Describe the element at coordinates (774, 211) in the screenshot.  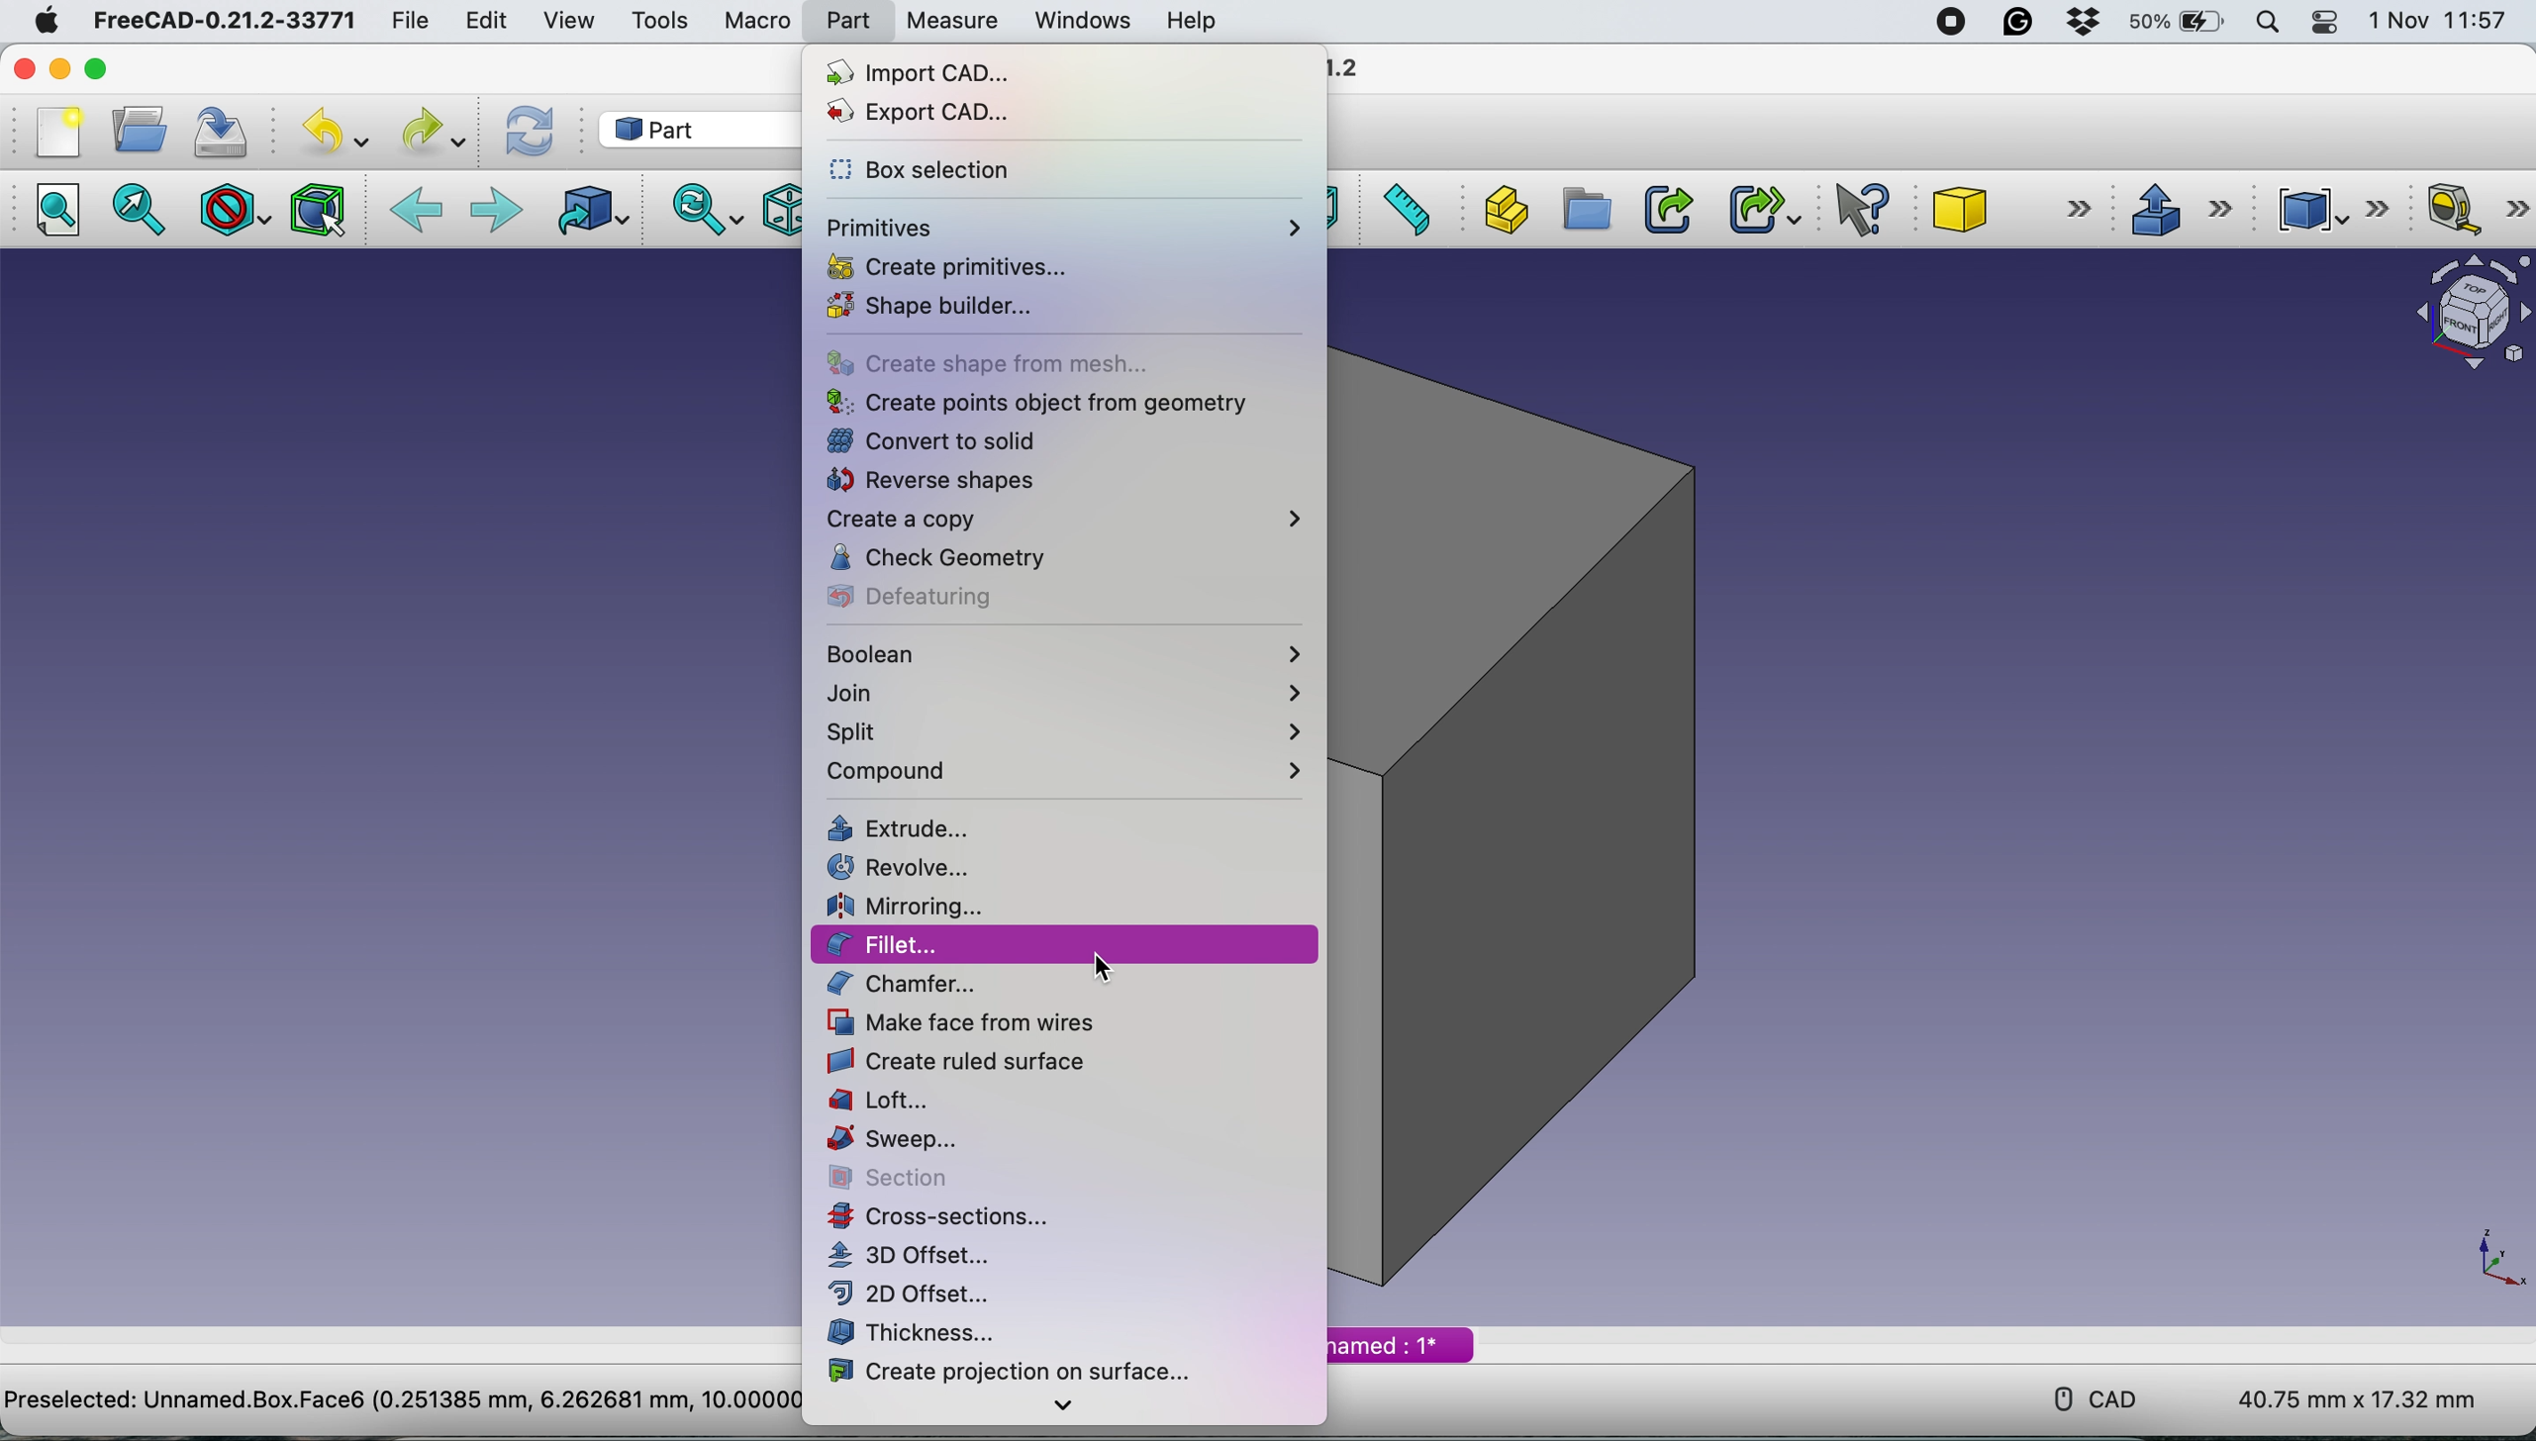
I see `isometric` at that location.